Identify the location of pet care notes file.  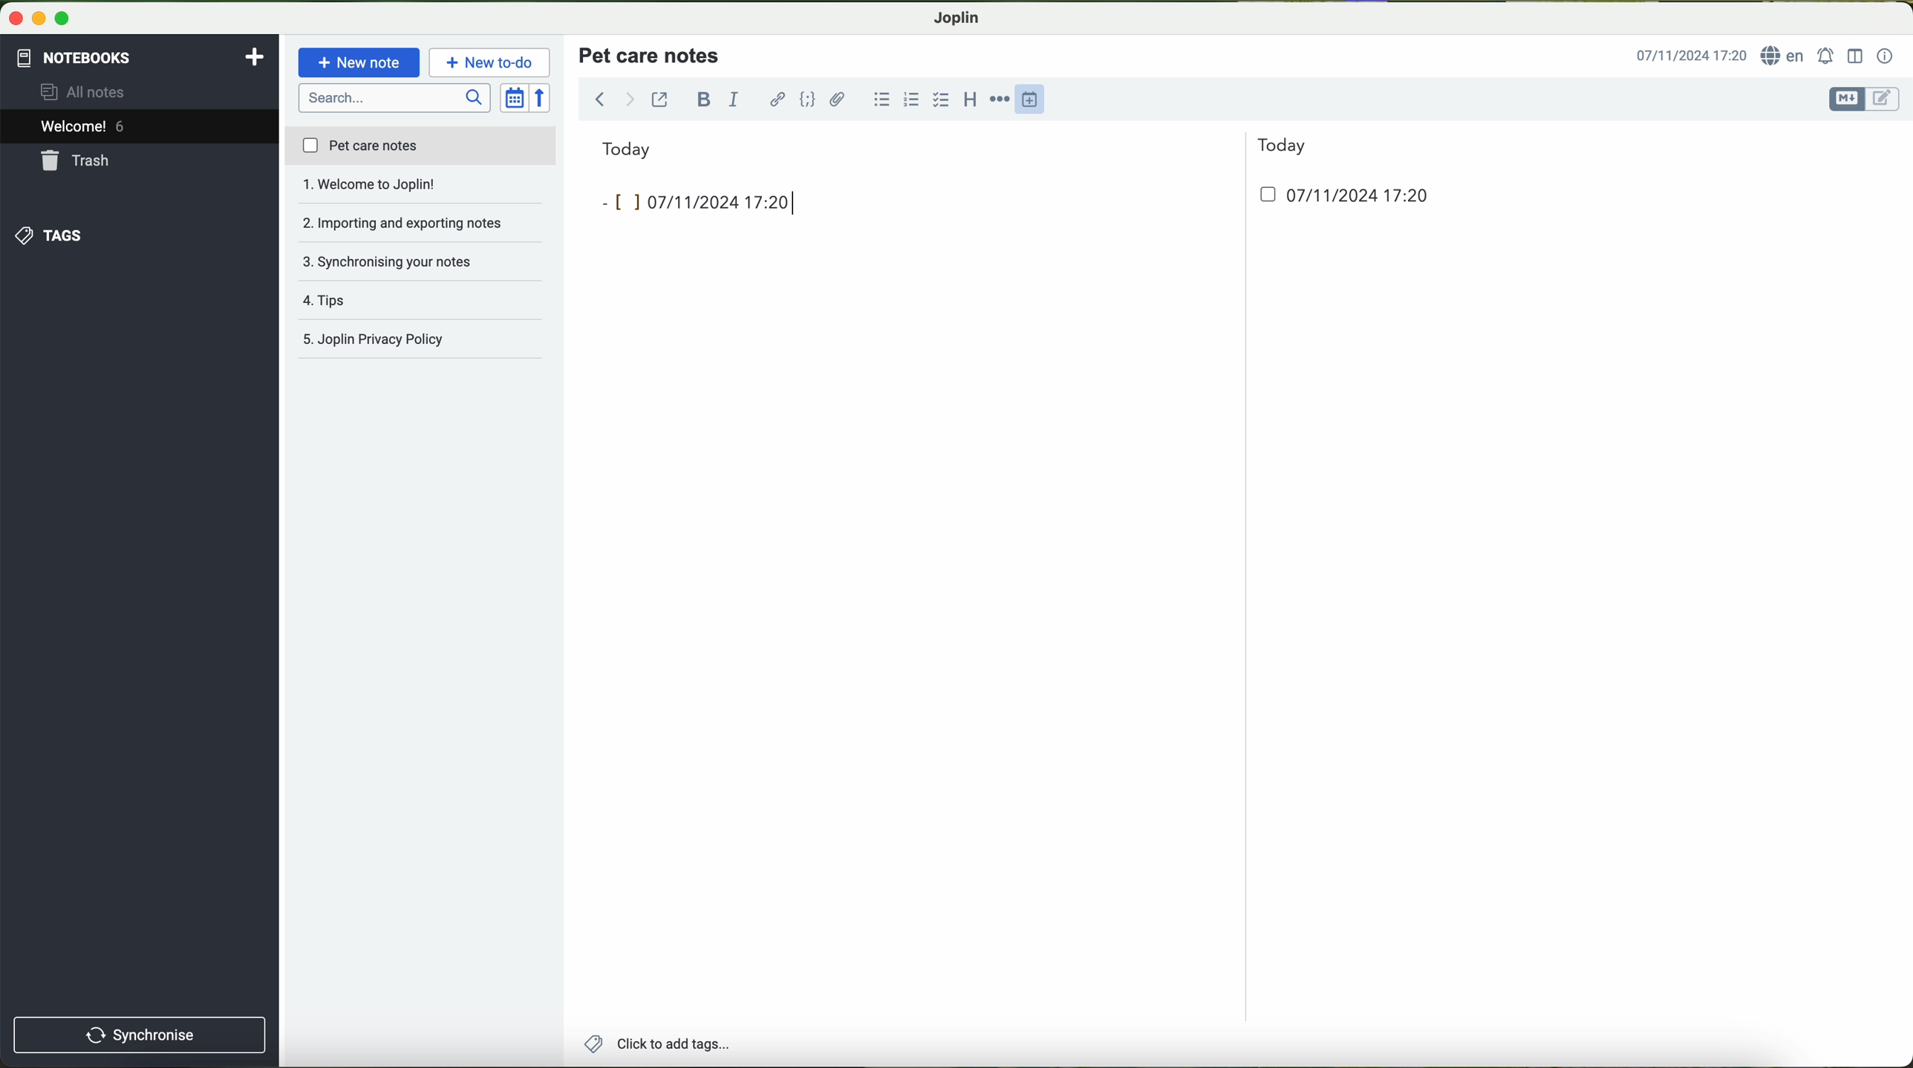
(420, 147).